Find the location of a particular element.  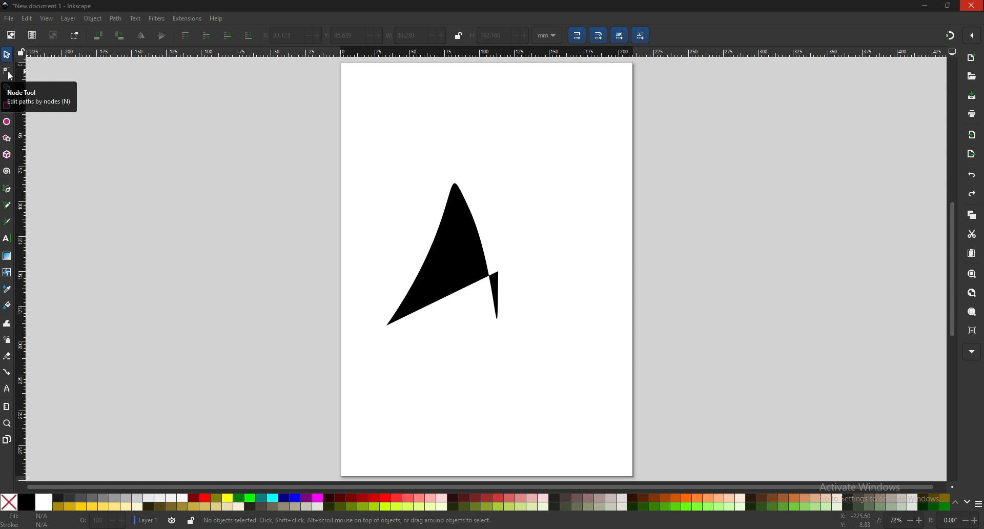

raise selection to top is located at coordinates (186, 36).